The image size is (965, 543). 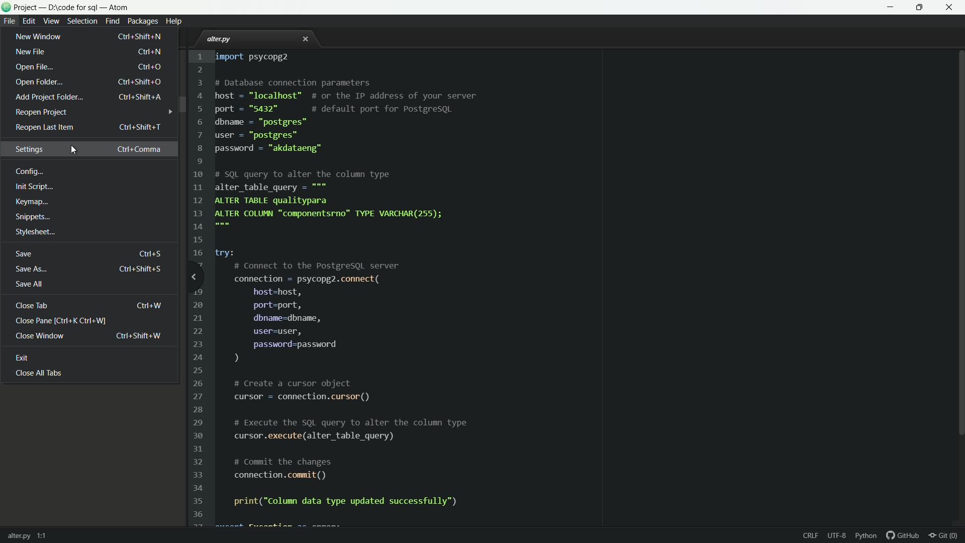 What do you see at coordinates (837, 536) in the screenshot?
I see `utf-8` at bounding box center [837, 536].